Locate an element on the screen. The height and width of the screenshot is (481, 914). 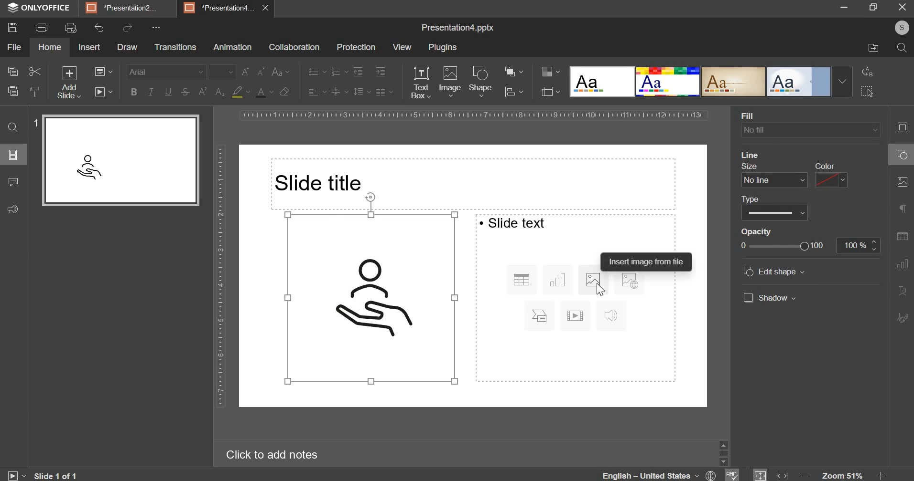
line is located at coordinates (758, 155).